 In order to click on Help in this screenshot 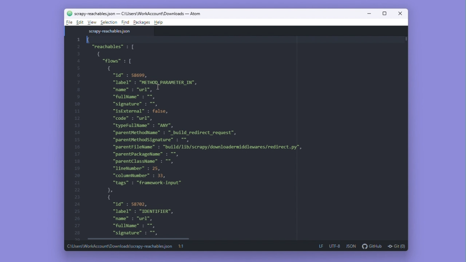, I will do `click(159, 23)`.